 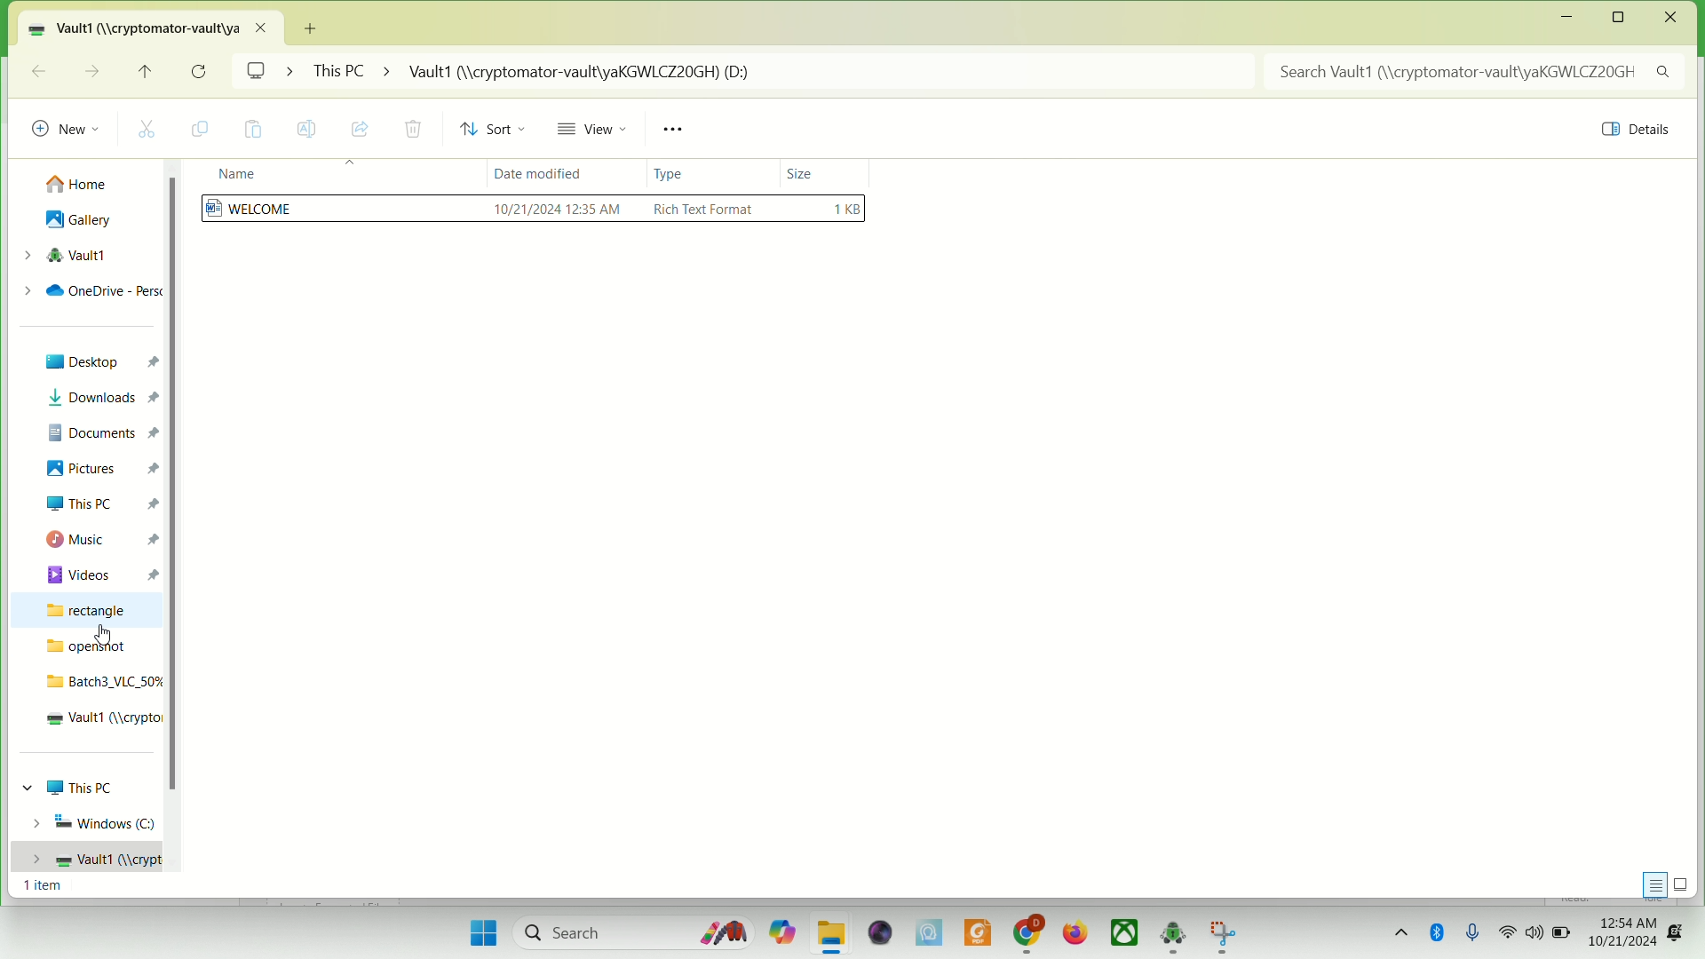 I want to click on app, so click(x=1222, y=936).